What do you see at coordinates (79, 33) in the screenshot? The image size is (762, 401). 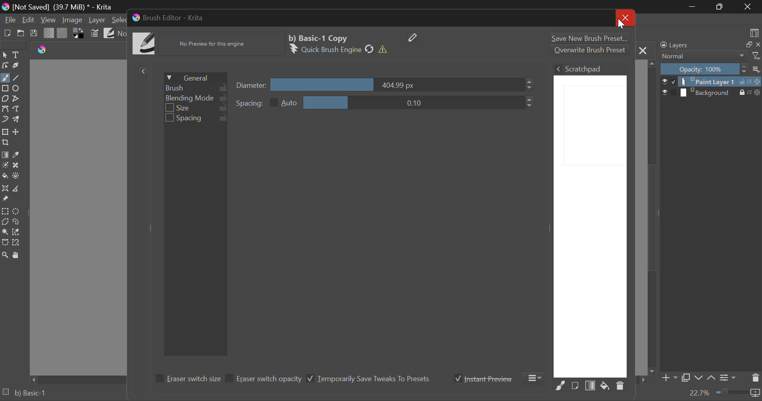 I see `Colors in Use` at bounding box center [79, 33].